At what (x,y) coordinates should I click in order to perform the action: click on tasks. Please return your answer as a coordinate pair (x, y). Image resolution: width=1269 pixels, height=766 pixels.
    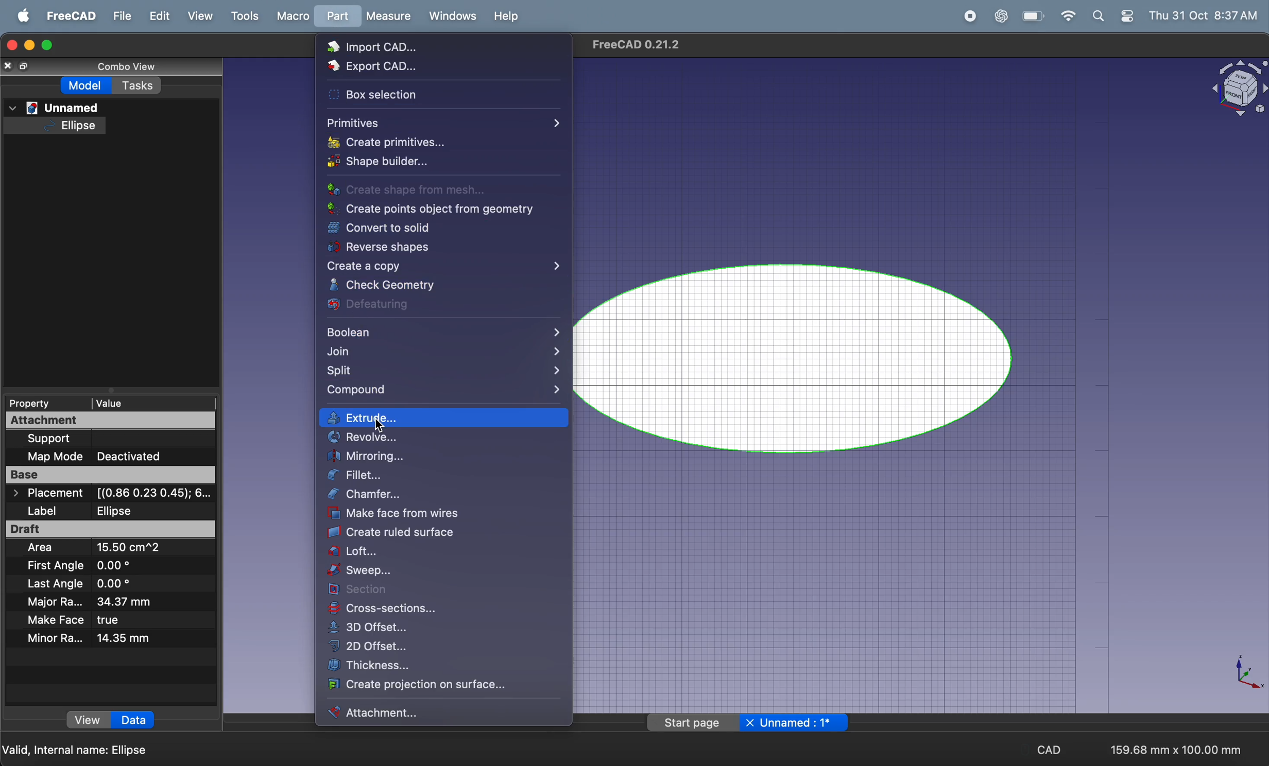
    Looking at the image, I should click on (144, 89).